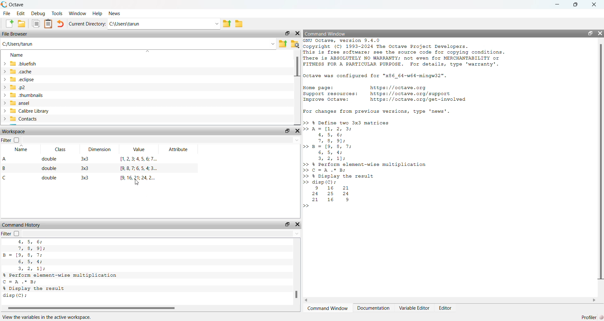 This screenshot has height=321, width=604. I want to click on File, so click(7, 14).